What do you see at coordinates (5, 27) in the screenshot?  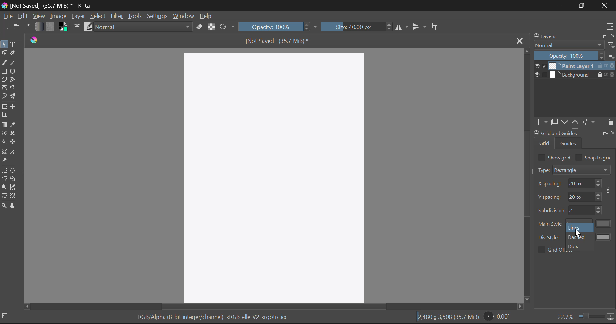 I see `New` at bounding box center [5, 27].